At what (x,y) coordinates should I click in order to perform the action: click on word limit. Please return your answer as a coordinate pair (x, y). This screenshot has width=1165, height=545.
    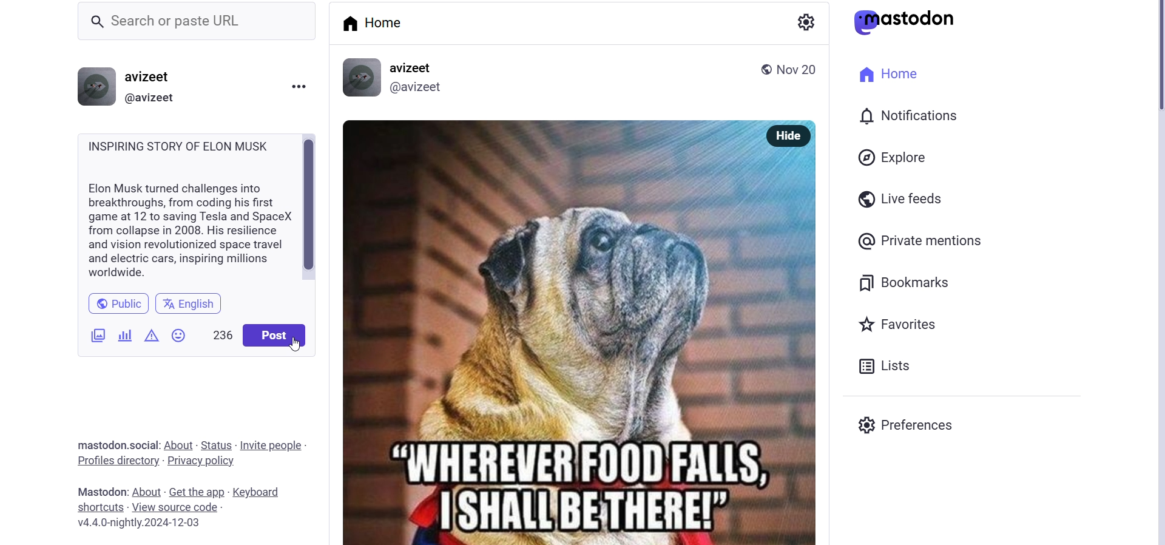
    Looking at the image, I should click on (218, 333).